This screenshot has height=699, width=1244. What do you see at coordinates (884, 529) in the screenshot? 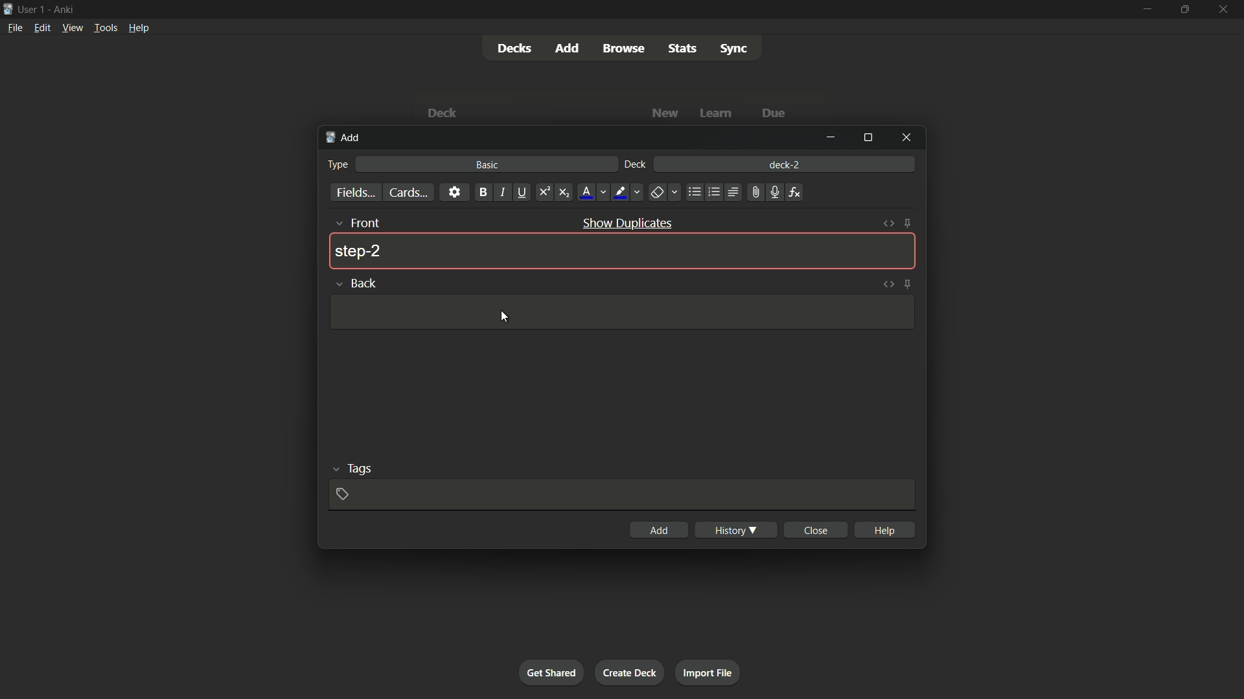
I see `help` at bounding box center [884, 529].